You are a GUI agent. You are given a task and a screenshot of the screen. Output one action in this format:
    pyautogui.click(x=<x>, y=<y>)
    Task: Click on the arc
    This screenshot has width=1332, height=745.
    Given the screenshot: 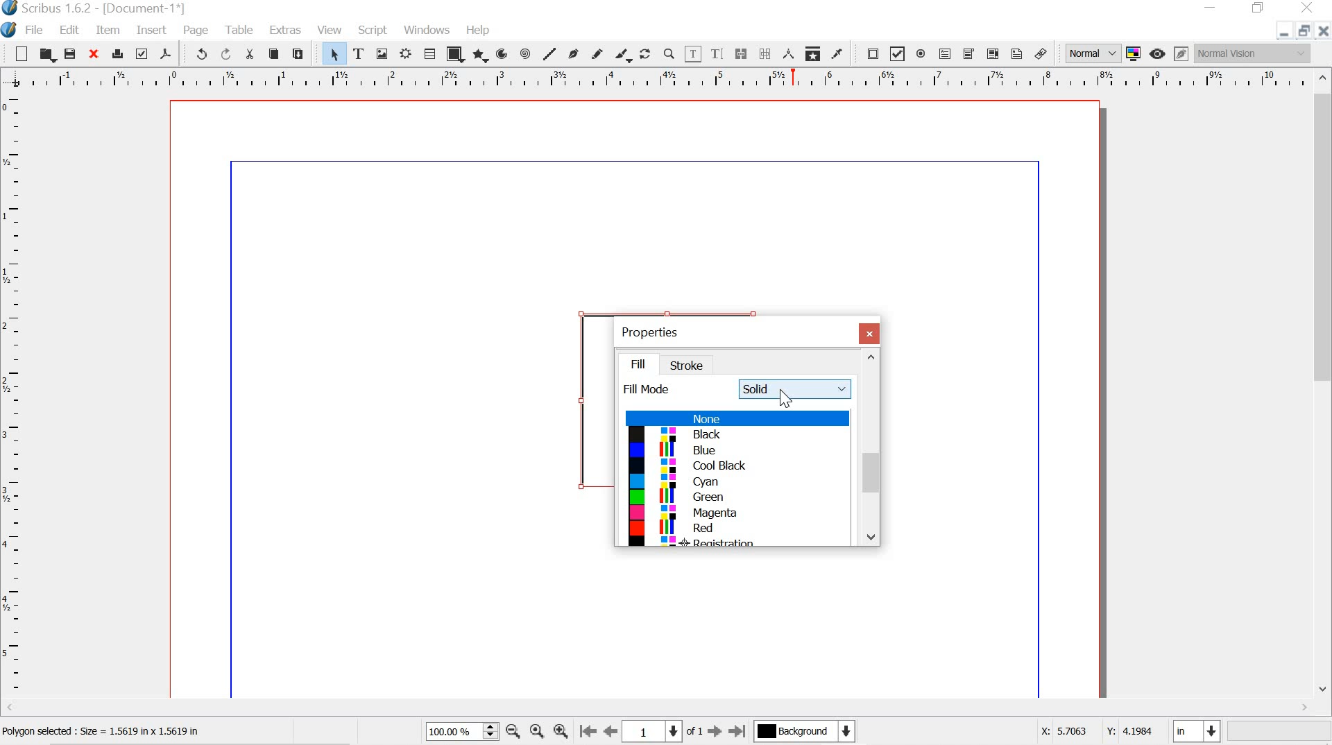 What is the action you would take?
    pyautogui.click(x=503, y=53)
    